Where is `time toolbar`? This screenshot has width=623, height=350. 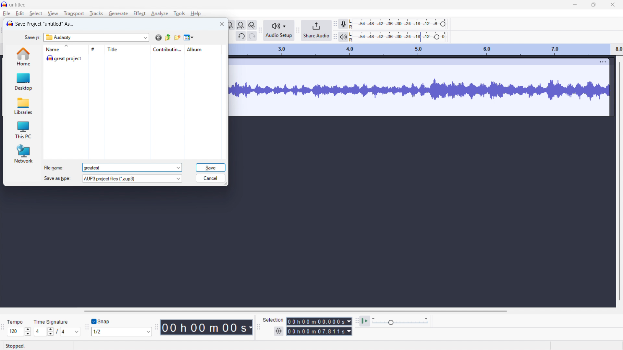 time toolbar is located at coordinates (156, 327).